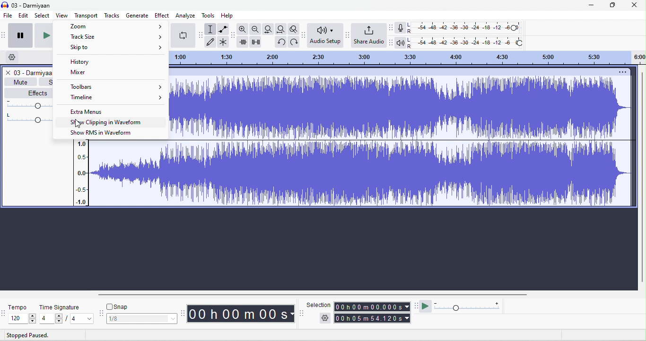  Describe the element at coordinates (223, 43) in the screenshot. I see `multi tool` at that location.